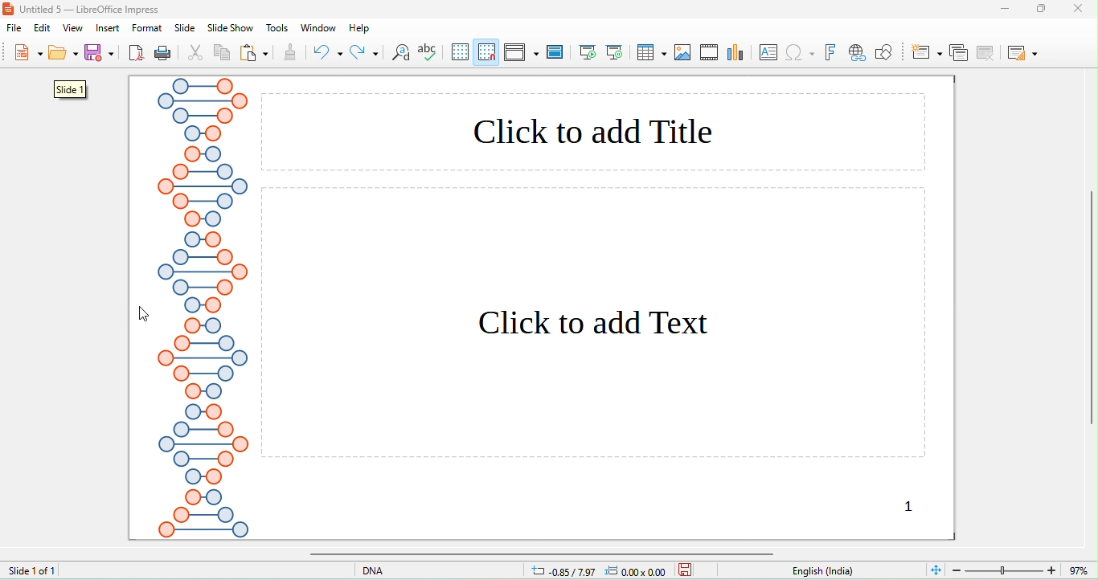 This screenshot has width=1098, height=580. What do you see at coordinates (738, 53) in the screenshot?
I see `chart` at bounding box center [738, 53].